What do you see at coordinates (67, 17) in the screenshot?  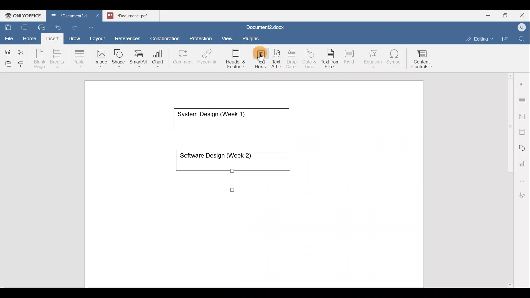 I see `Document name` at bounding box center [67, 17].